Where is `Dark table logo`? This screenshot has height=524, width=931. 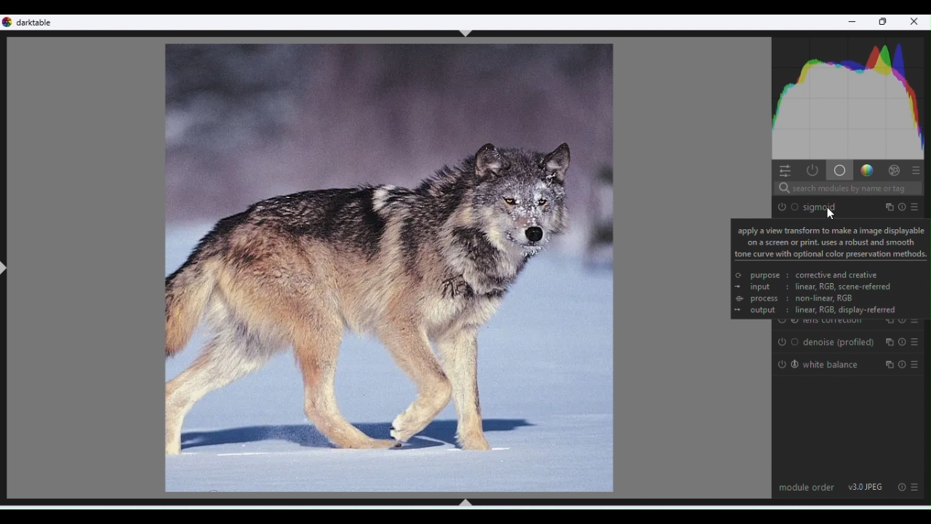 Dark table logo is located at coordinates (33, 23).